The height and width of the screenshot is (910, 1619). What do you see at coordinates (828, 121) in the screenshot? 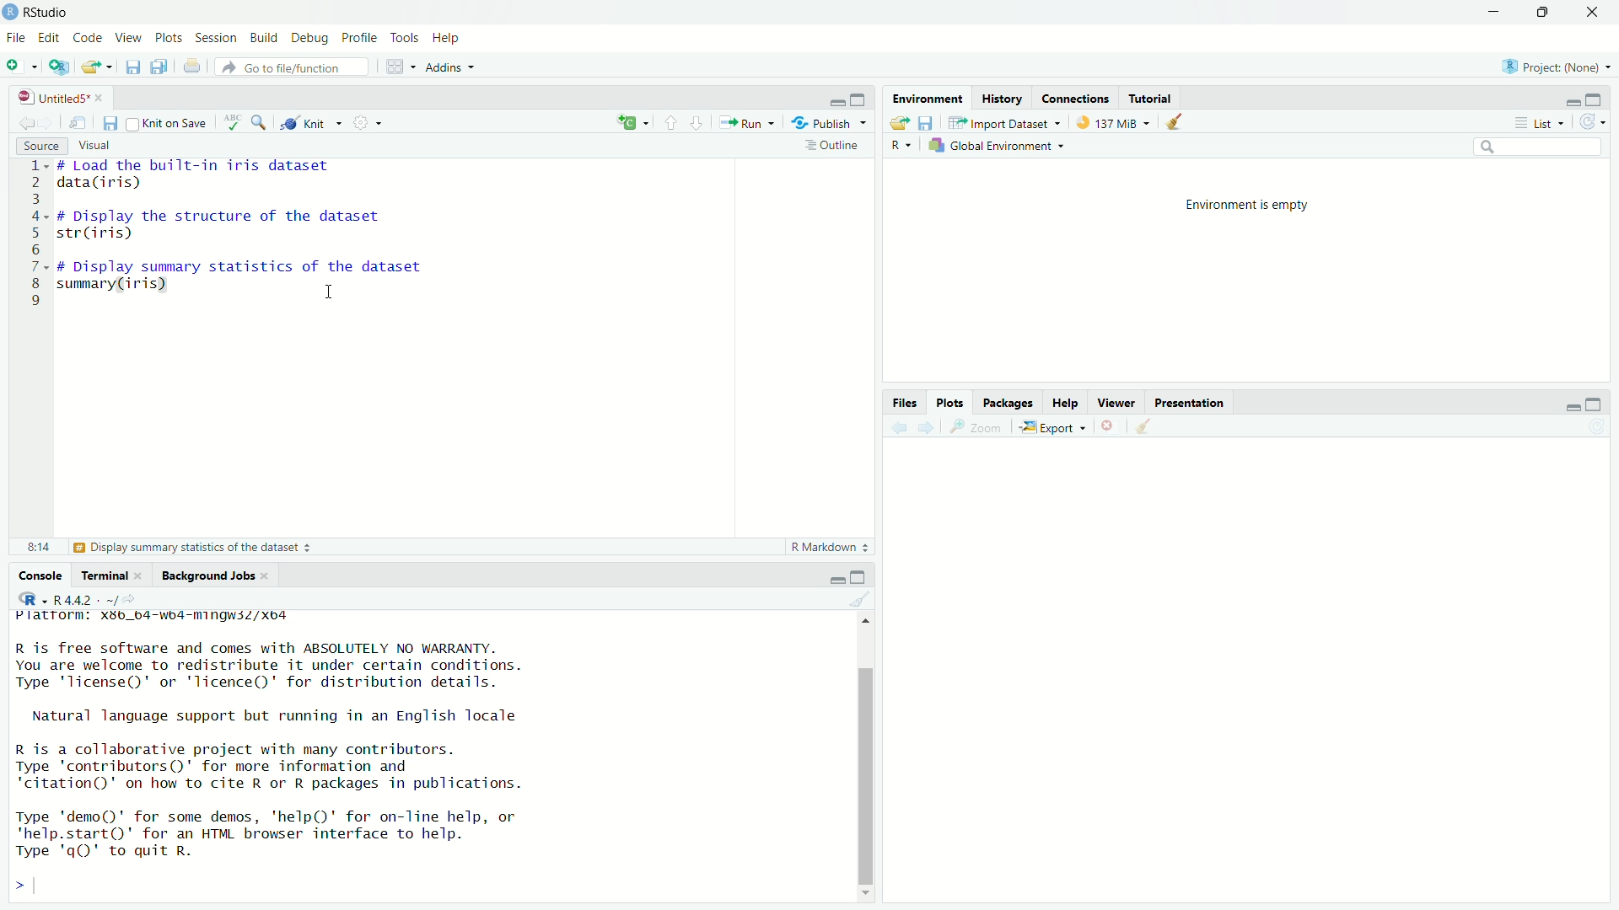
I see `“4% Publish ~` at bounding box center [828, 121].